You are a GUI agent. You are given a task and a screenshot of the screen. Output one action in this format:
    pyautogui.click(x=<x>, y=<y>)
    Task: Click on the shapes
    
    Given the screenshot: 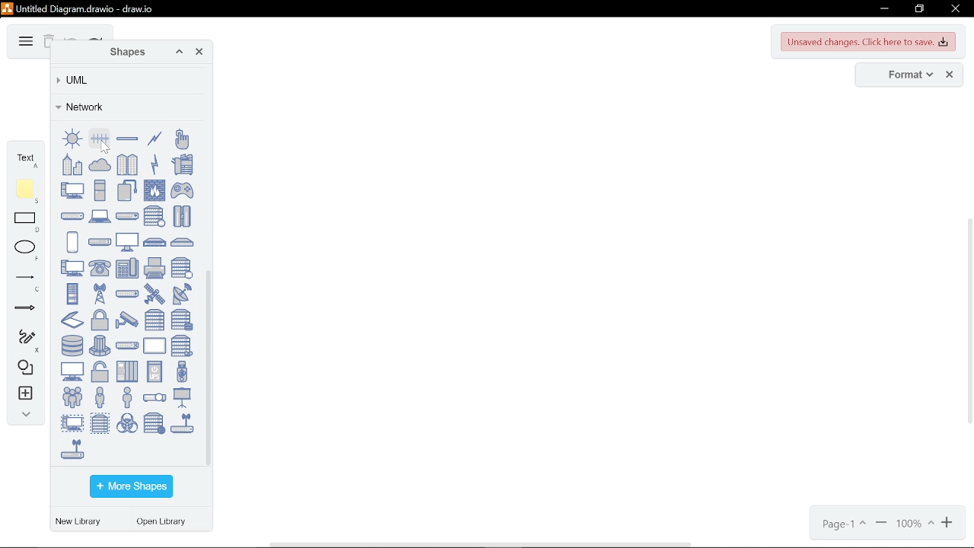 What is the action you would take?
    pyautogui.click(x=123, y=53)
    